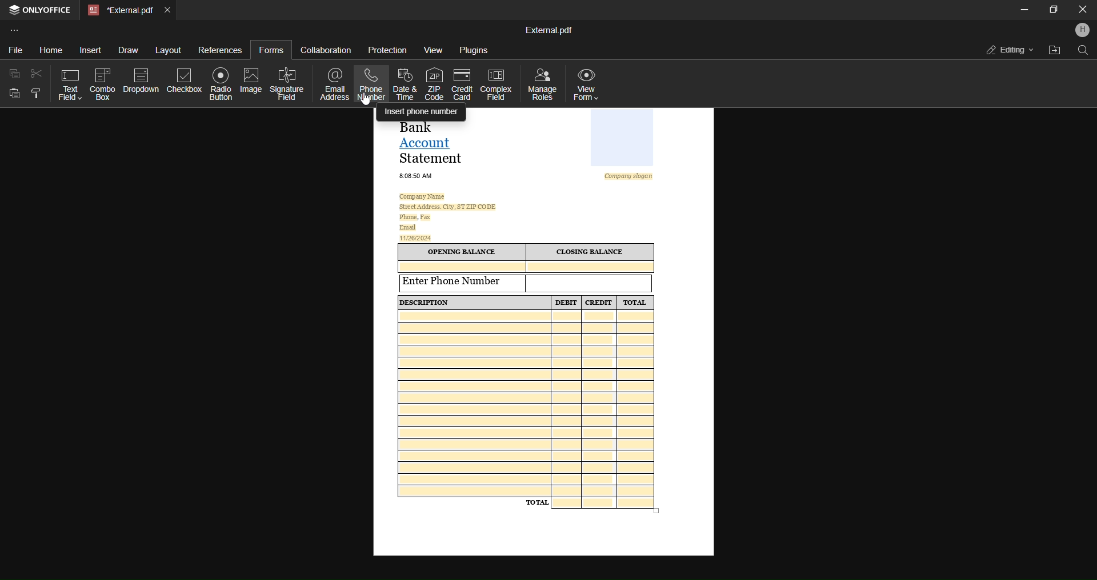  I want to click on file, so click(15, 50).